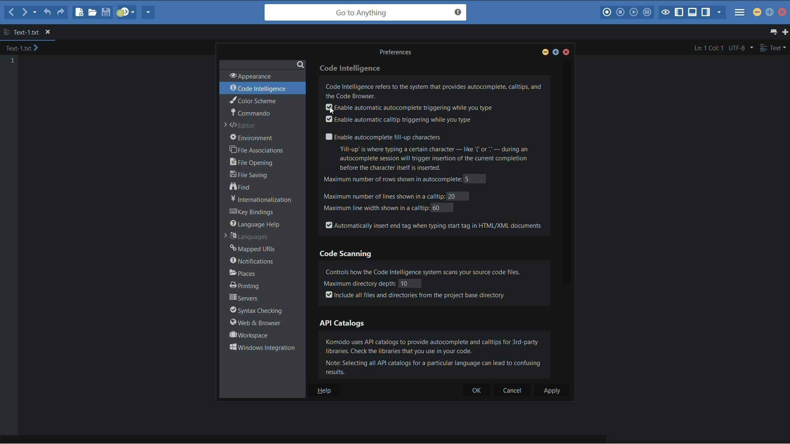 Image resolution: width=790 pixels, height=444 pixels. What do you see at coordinates (511, 391) in the screenshot?
I see `cancel` at bounding box center [511, 391].